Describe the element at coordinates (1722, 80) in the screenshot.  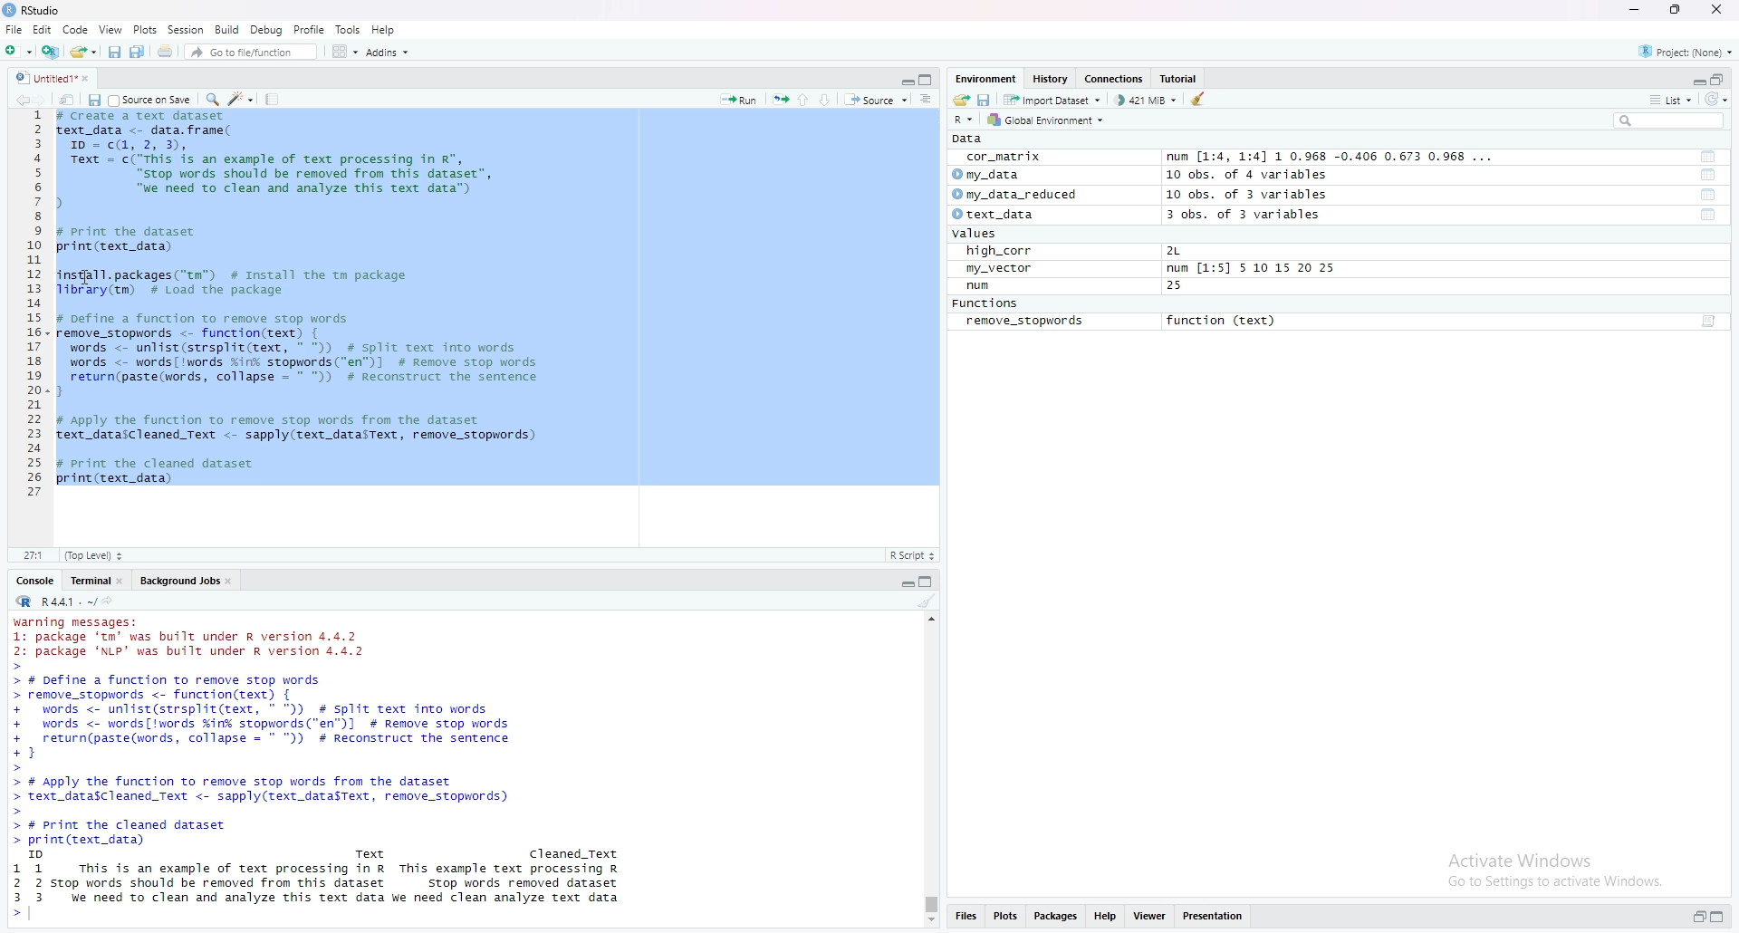
I see `collapse` at that location.